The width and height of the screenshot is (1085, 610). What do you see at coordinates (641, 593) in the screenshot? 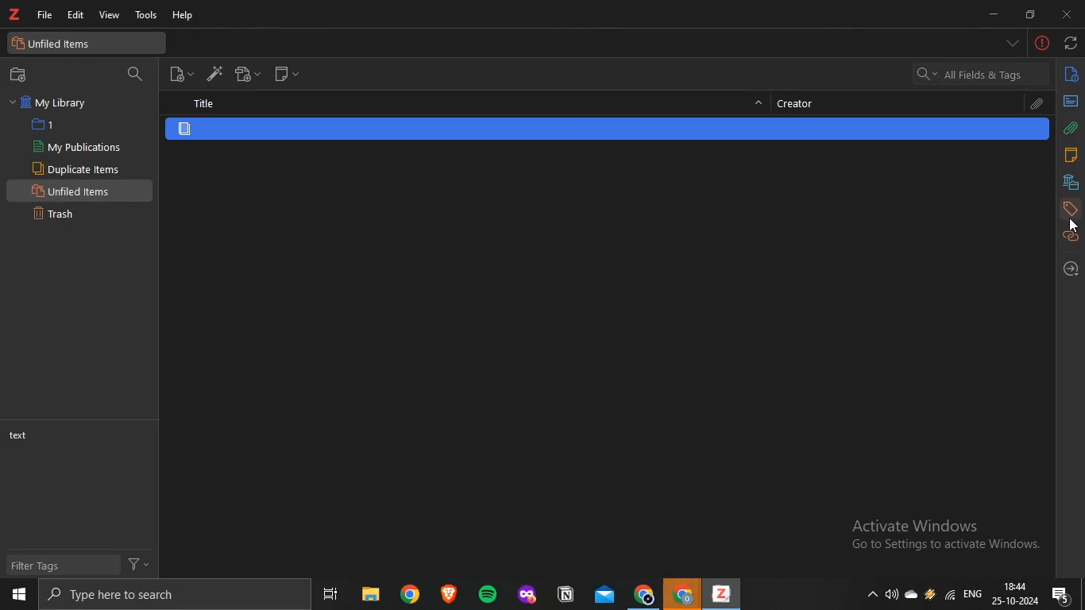
I see `chrome` at bounding box center [641, 593].